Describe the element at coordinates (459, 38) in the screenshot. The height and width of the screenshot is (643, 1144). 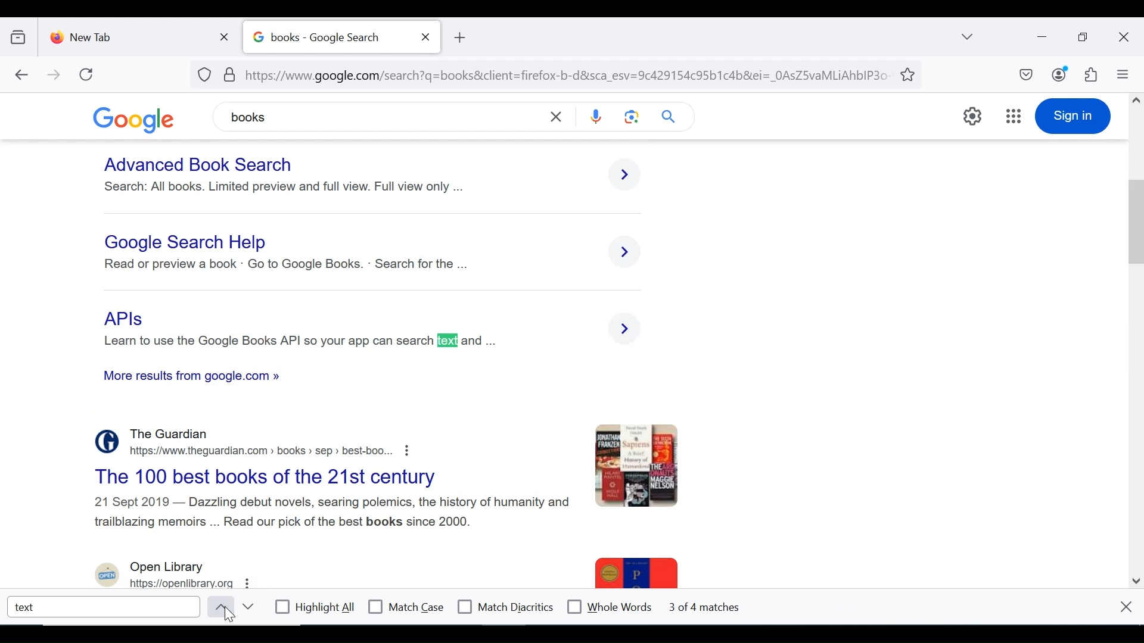
I see `new tB` at that location.